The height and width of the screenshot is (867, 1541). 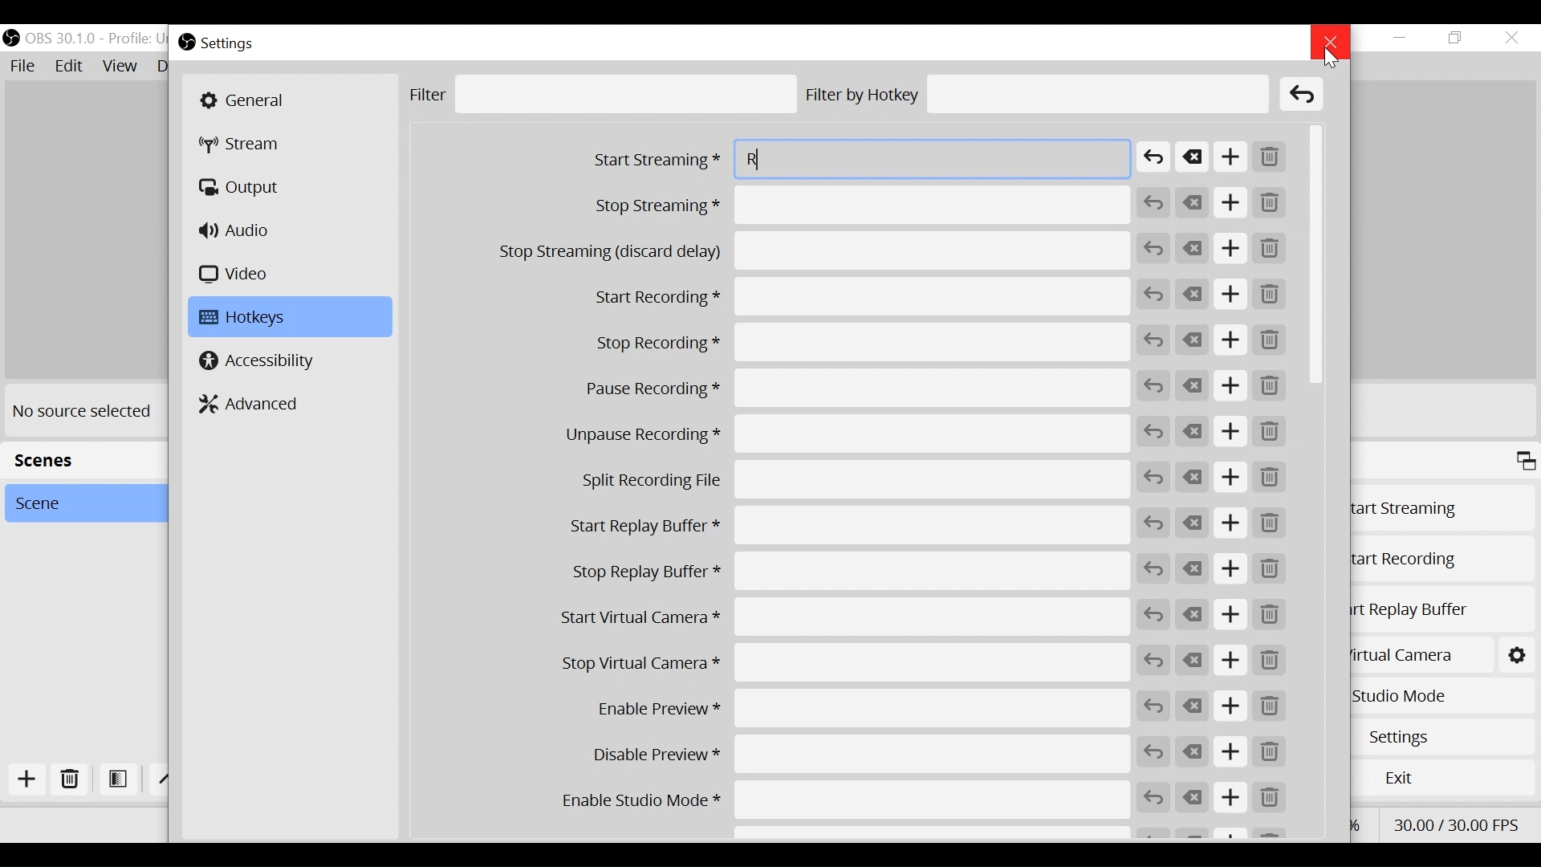 What do you see at coordinates (860, 158) in the screenshot?
I see `Start Streaming` at bounding box center [860, 158].